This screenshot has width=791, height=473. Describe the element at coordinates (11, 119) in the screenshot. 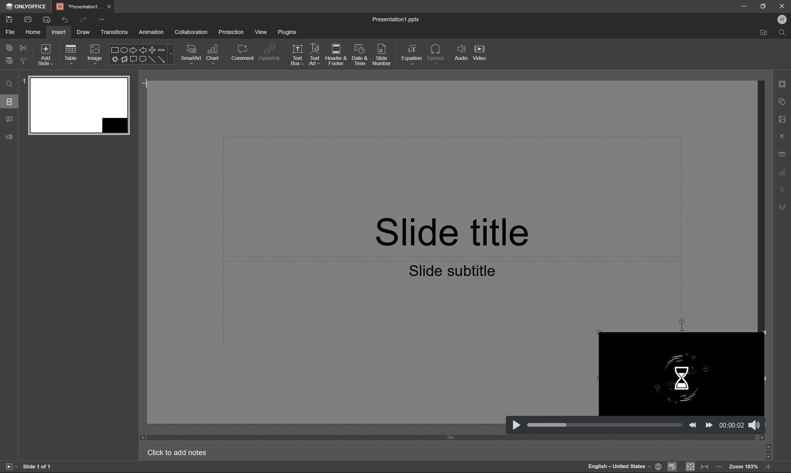

I see `comments` at that location.